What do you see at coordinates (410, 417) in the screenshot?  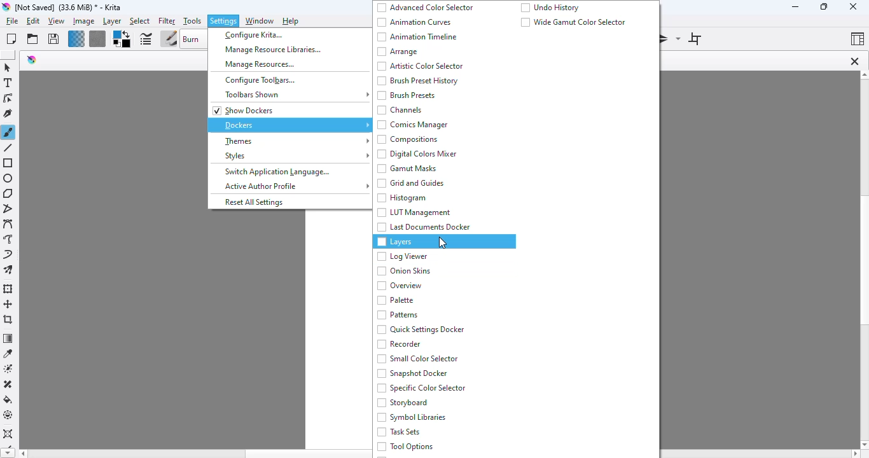 I see `symbol libraries` at bounding box center [410, 417].